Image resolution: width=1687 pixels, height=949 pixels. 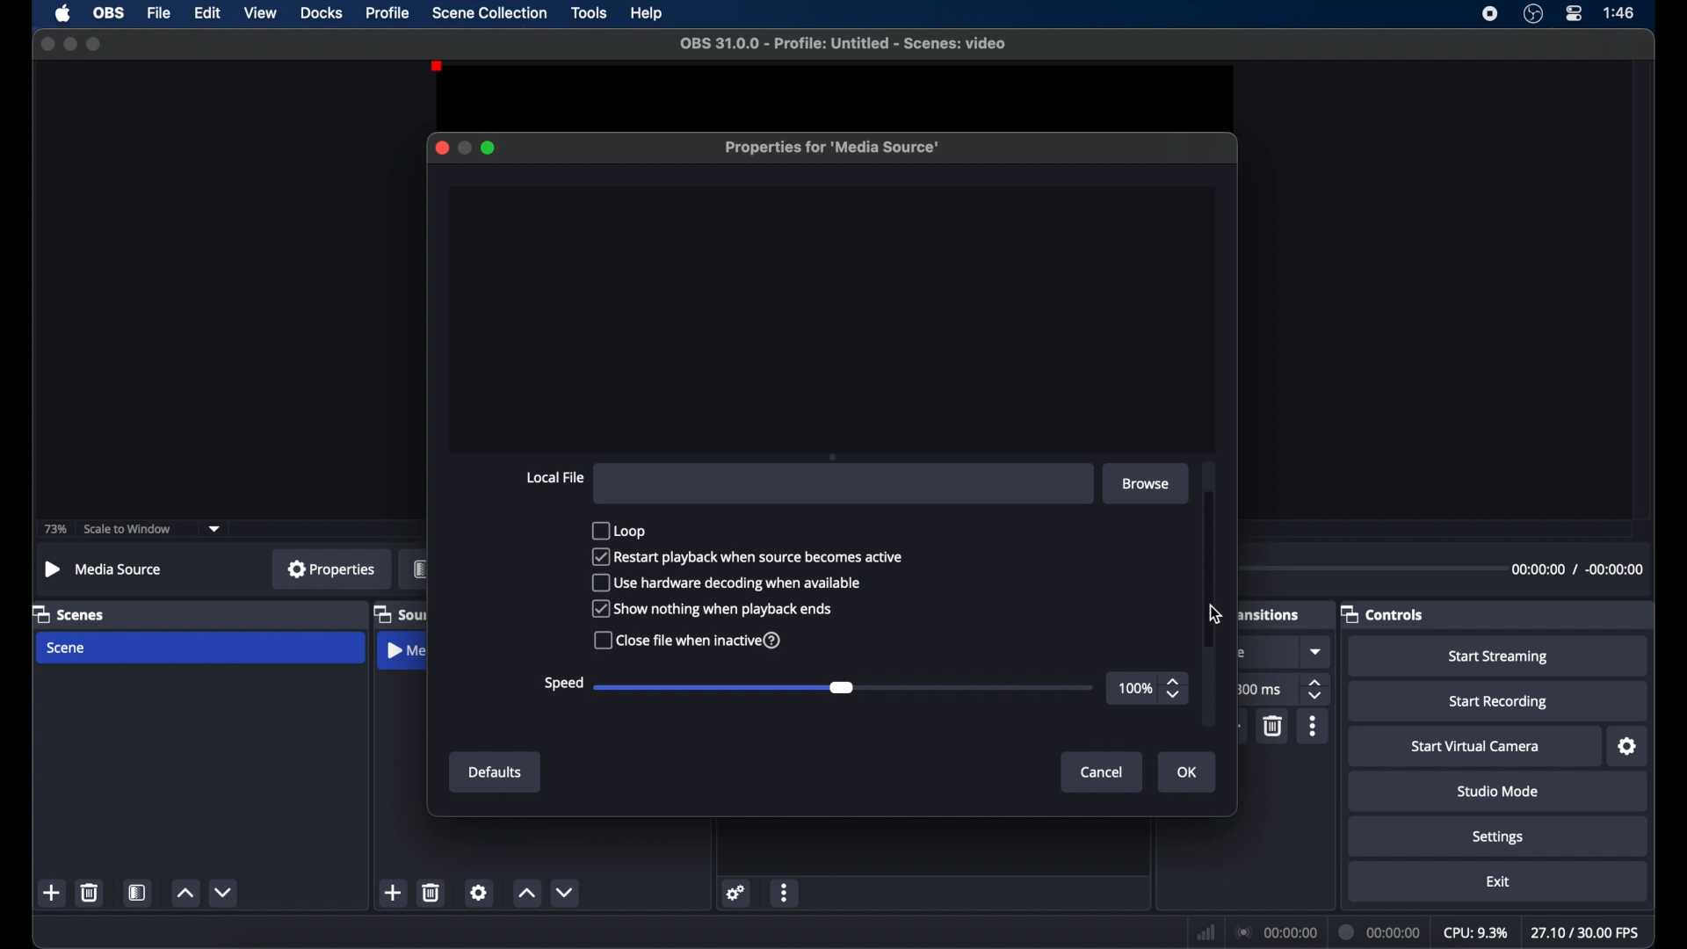 What do you see at coordinates (95, 44) in the screenshot?
I see `maximize` at bounding box center [95, 44].